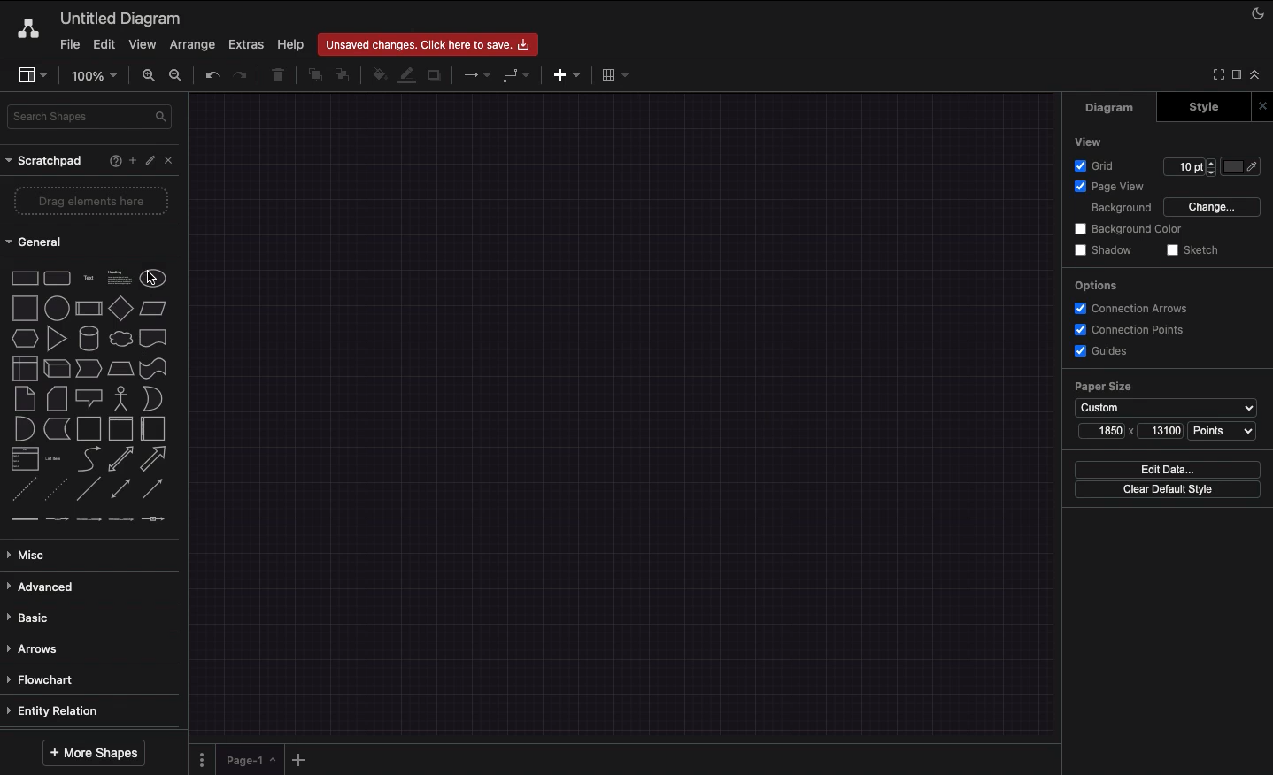 Image resolution: width=1273 pixels, height=775 pixels. What do you see at coordinates (301, 761) in the screenshot?
I see `Add new pages` at bounding box center [301, 761].